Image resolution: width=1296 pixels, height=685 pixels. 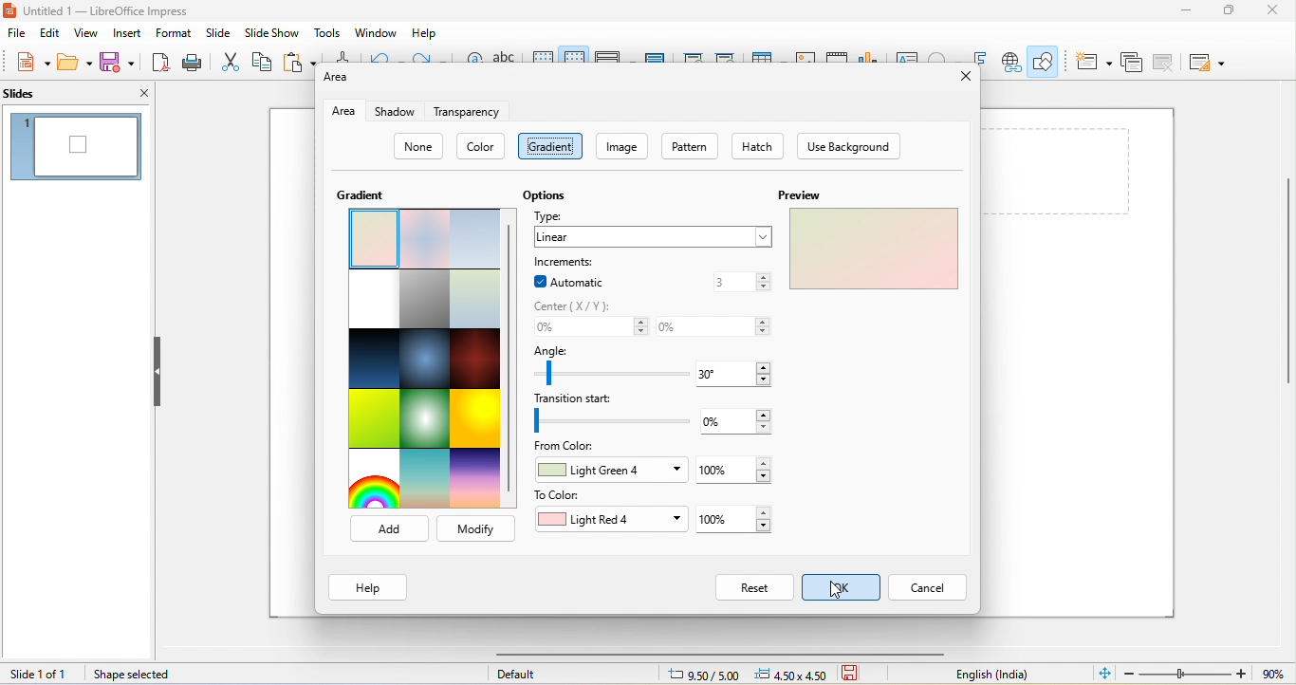 What do you see at coordinates (75, 147) in the screenshot?
I see `slide in slide pane` at bounding box center [75, 147].